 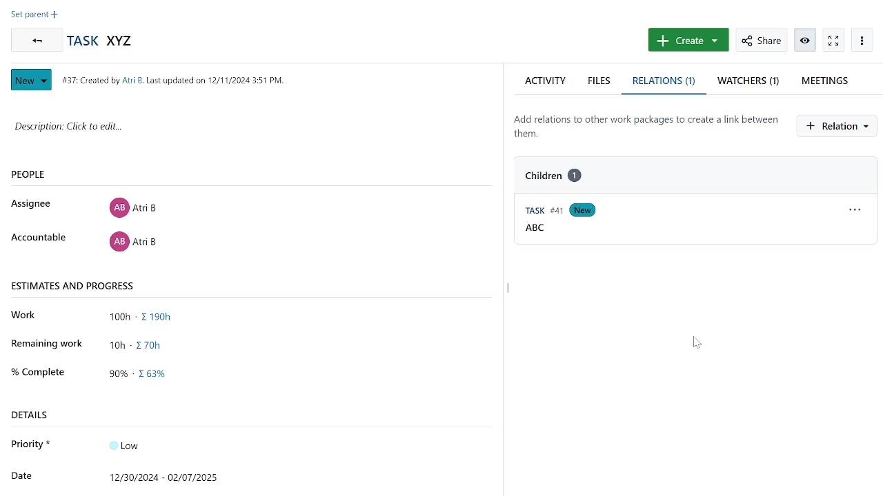 I want to click on priority*, so click(x=32, y=444).